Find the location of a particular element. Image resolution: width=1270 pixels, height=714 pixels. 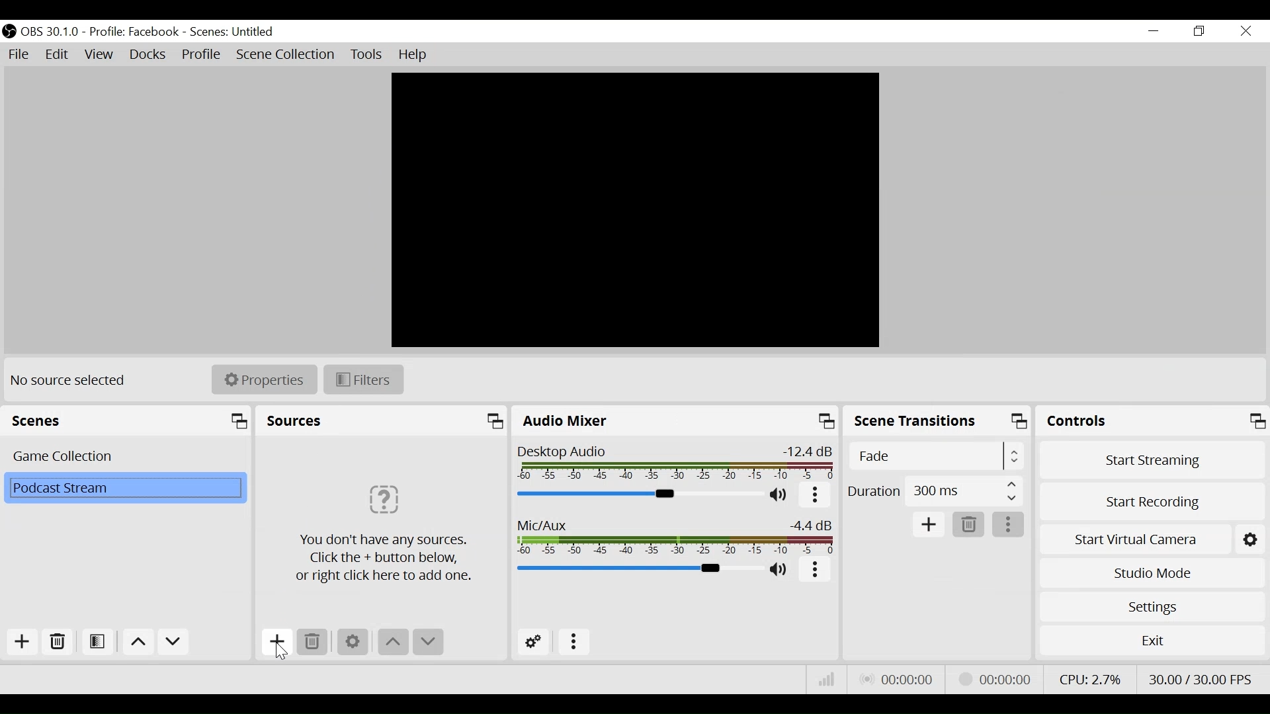

Live Status is located at coordinates (896, 679).